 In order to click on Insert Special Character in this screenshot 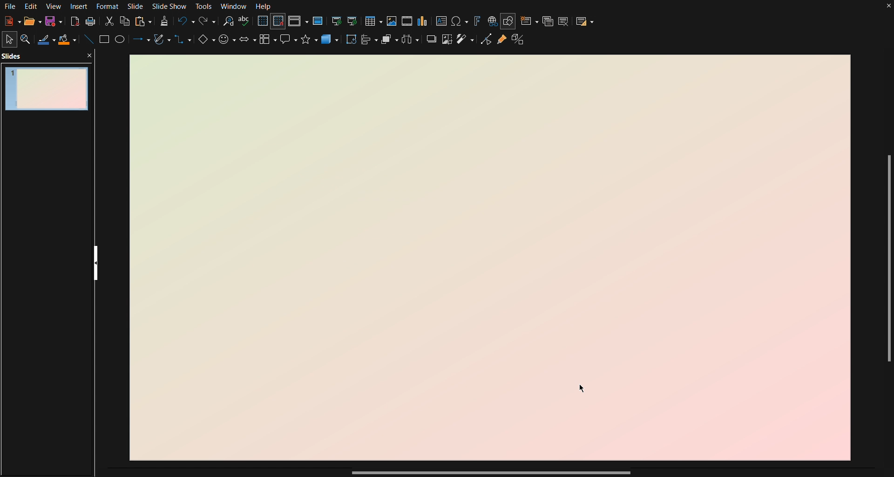, I will do `click(461, 20)`.